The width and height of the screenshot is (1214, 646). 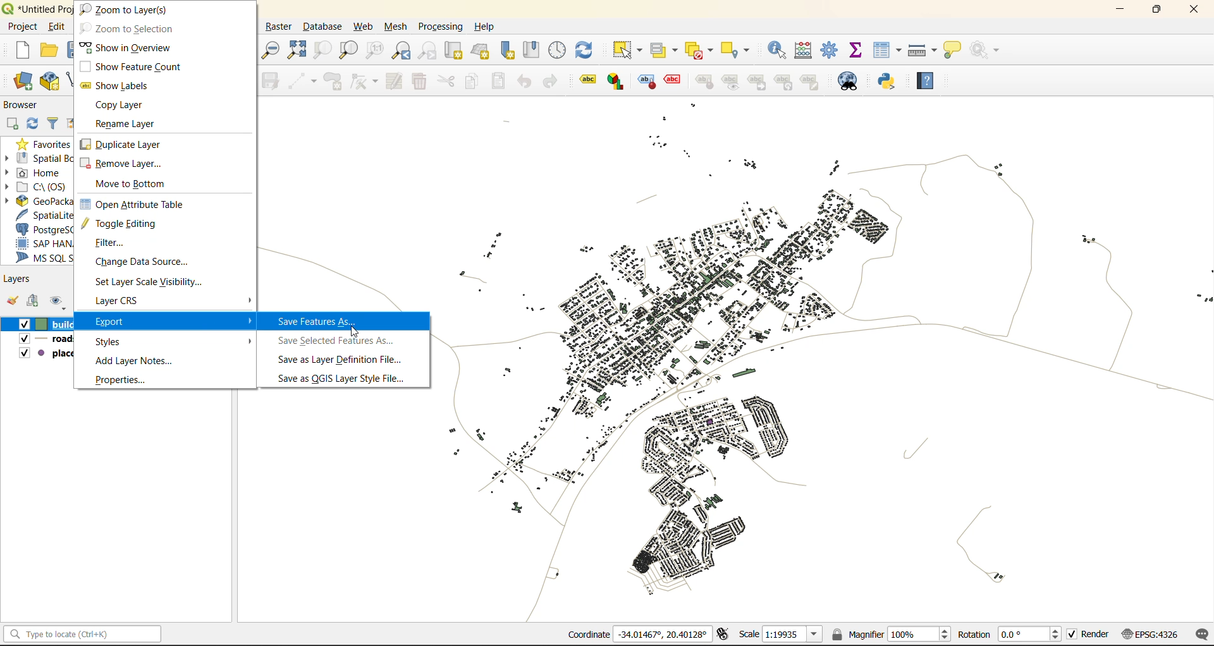 I want to click on identify features, so click(x=780, y=50).